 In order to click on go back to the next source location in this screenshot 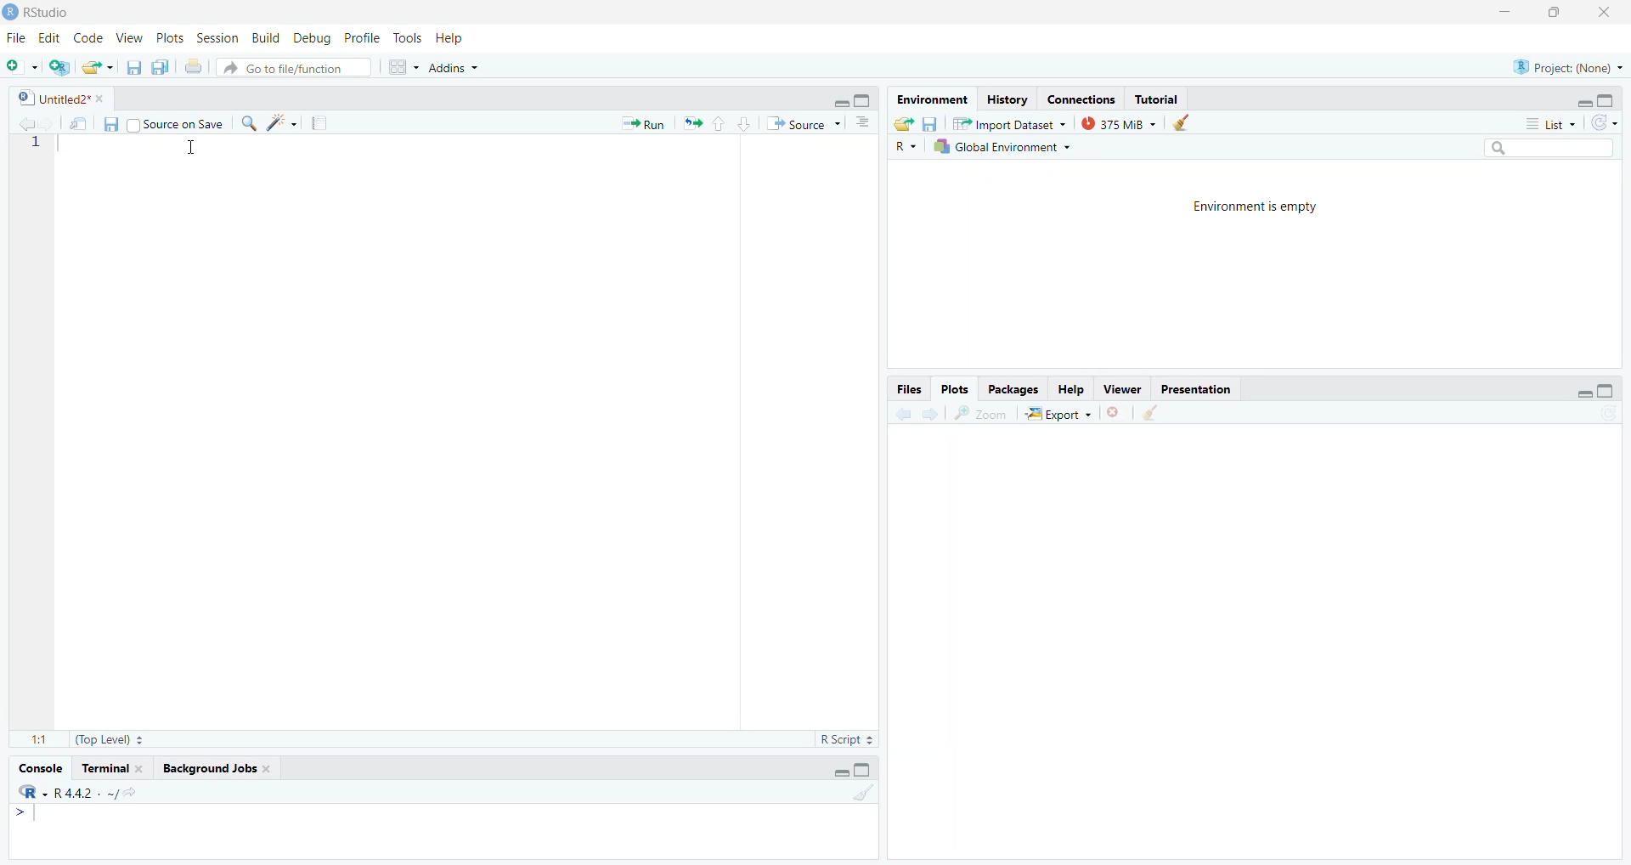, I will do `click(48, 124)`.